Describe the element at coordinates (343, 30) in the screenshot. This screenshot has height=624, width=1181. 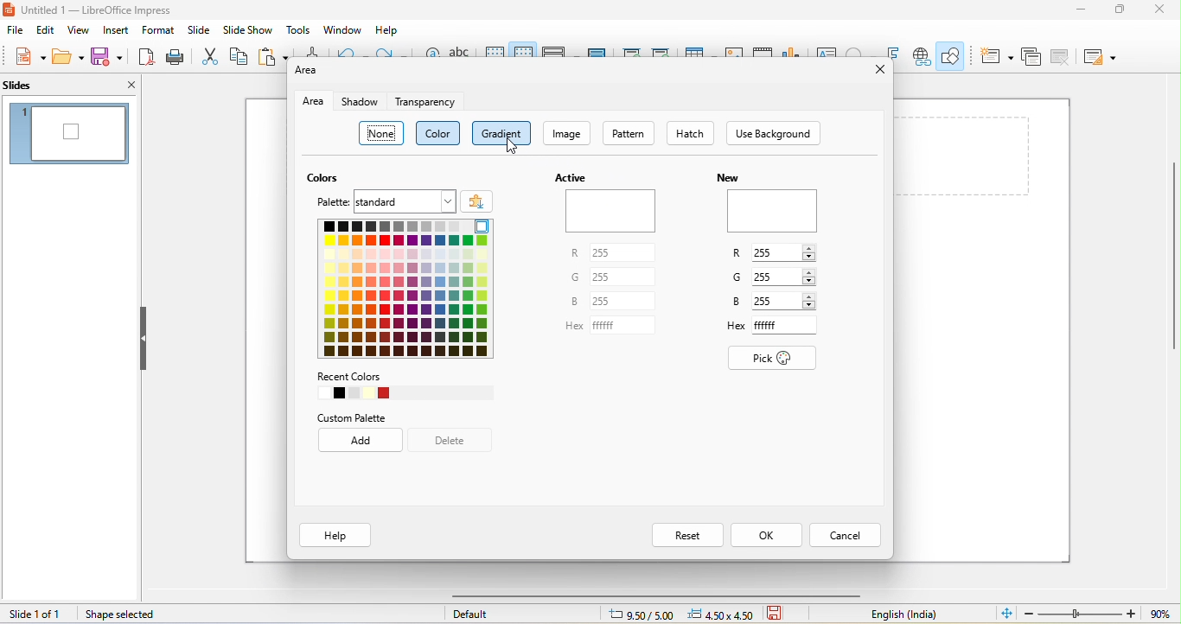
I see `window` at that location.